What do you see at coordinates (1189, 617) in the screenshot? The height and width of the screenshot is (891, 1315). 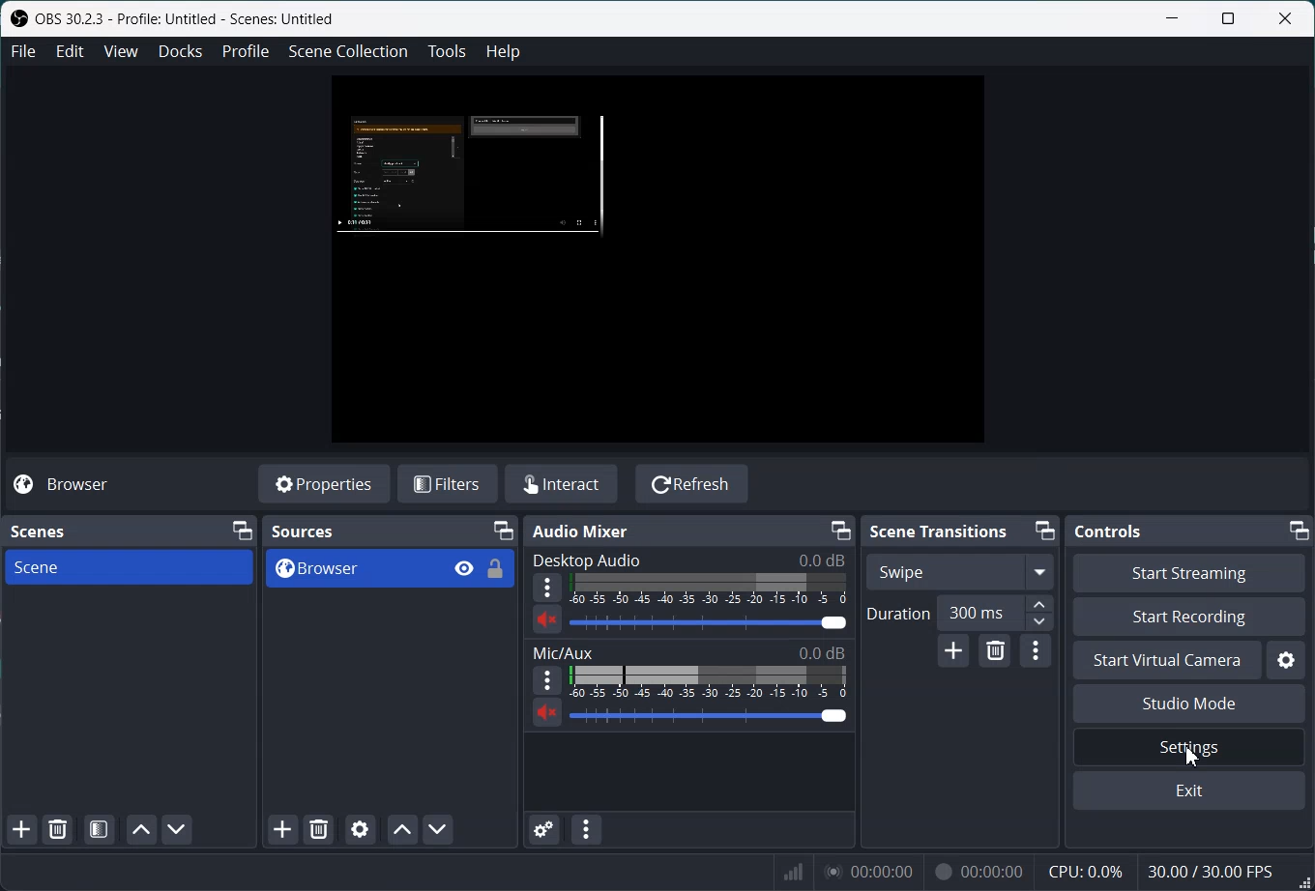 I see `Start Recording` at bounding box center [1189, 617].